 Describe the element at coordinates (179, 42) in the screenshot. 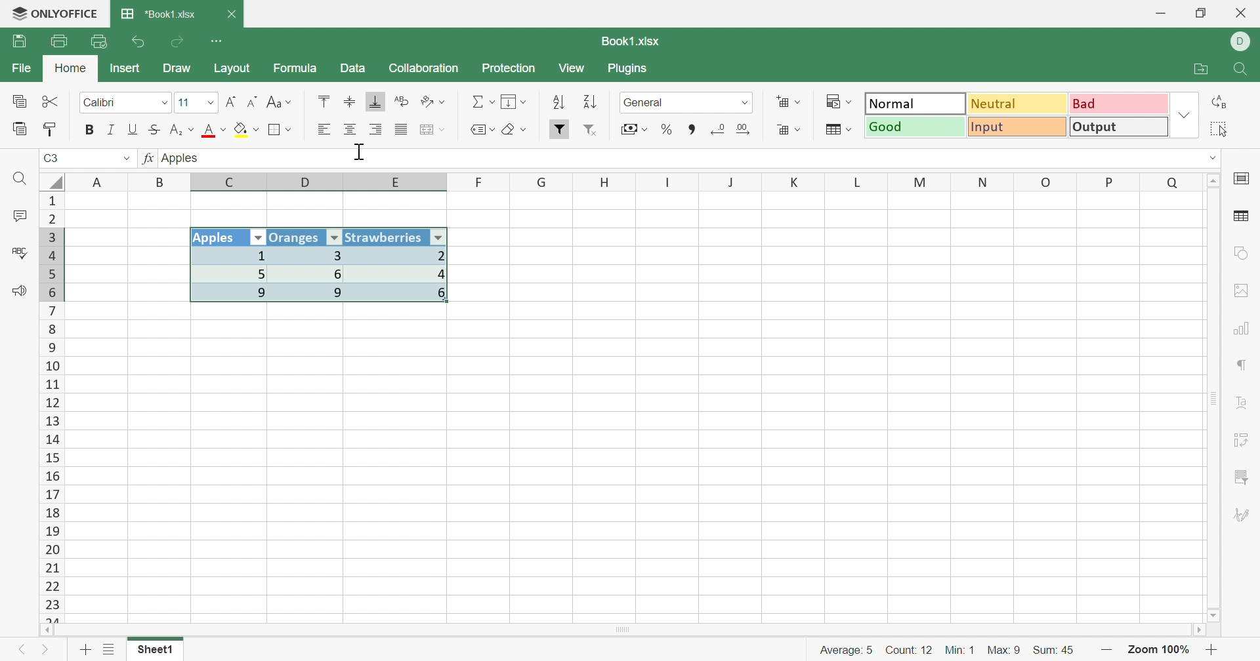

I see `Redo` at that location.